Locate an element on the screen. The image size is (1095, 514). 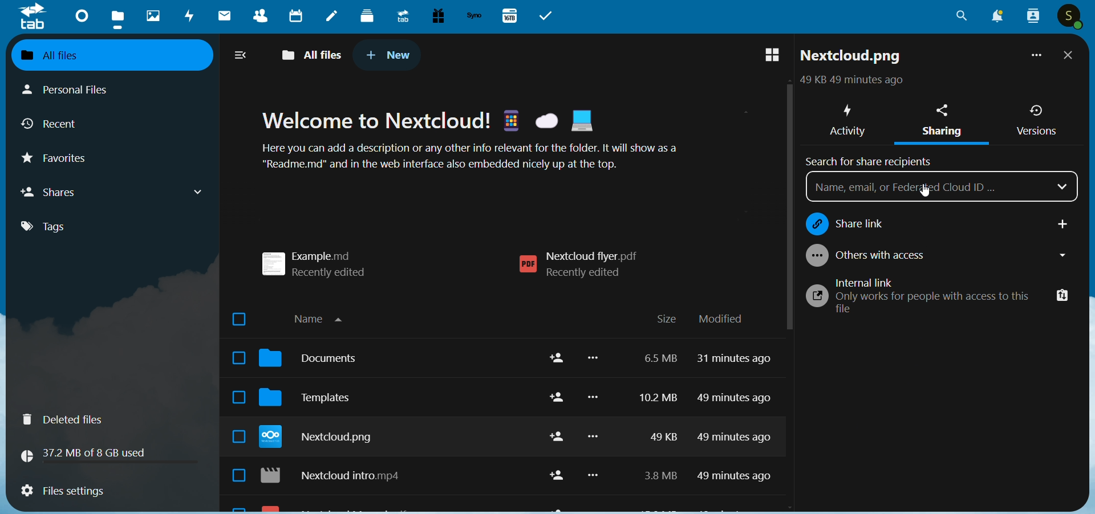
dashboard is located at coordinates (79, 15).